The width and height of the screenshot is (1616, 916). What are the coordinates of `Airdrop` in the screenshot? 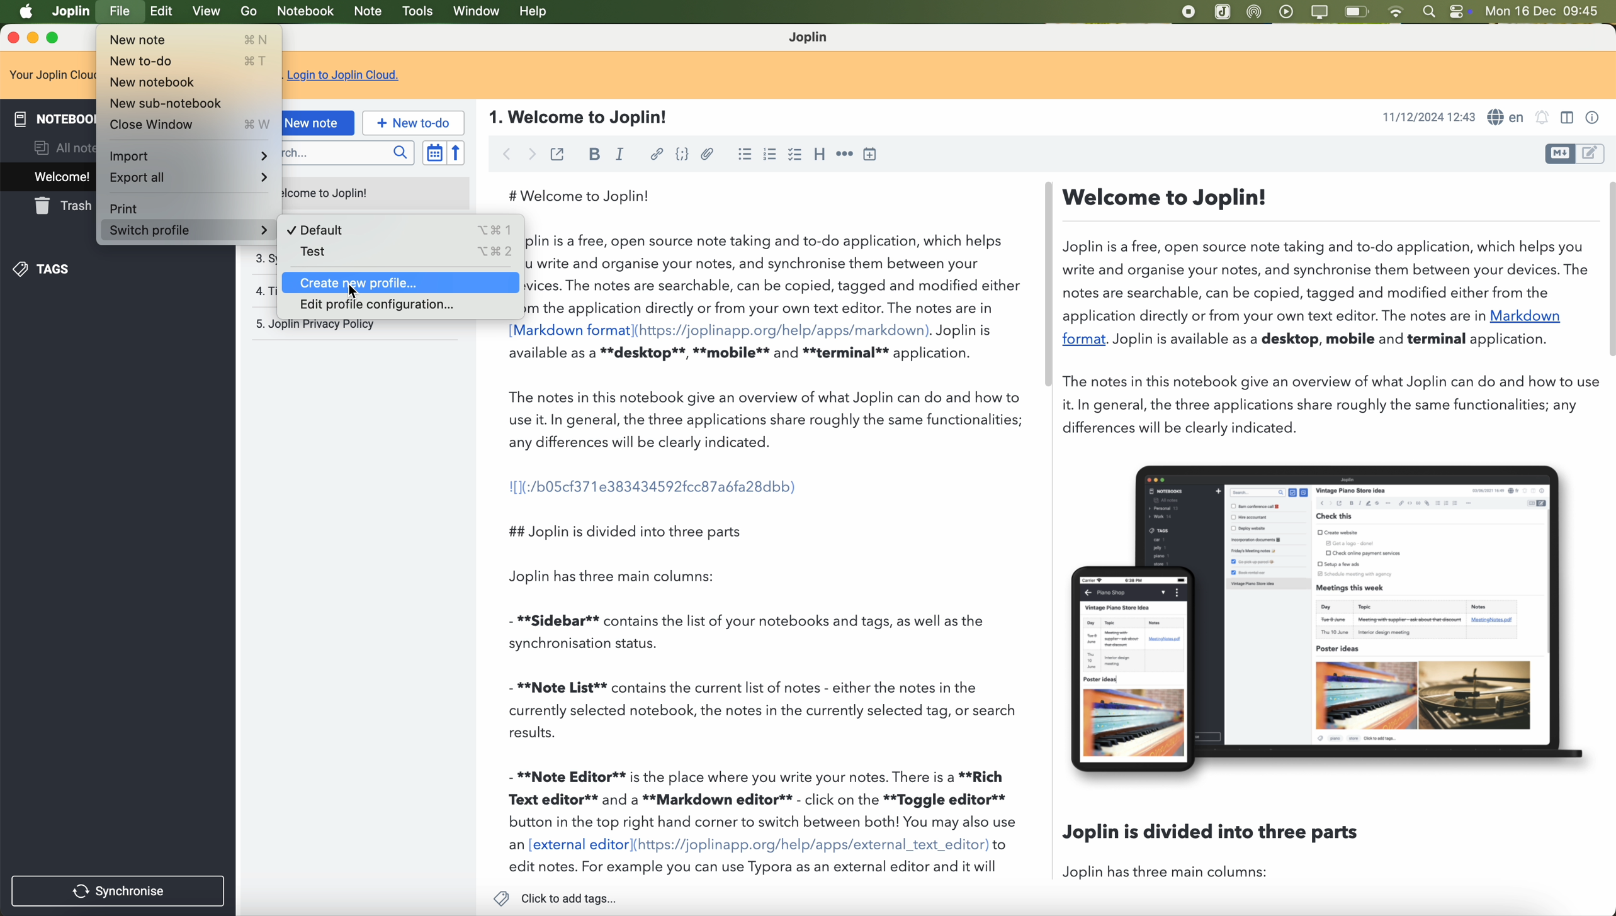 It's located at (1257, 13).